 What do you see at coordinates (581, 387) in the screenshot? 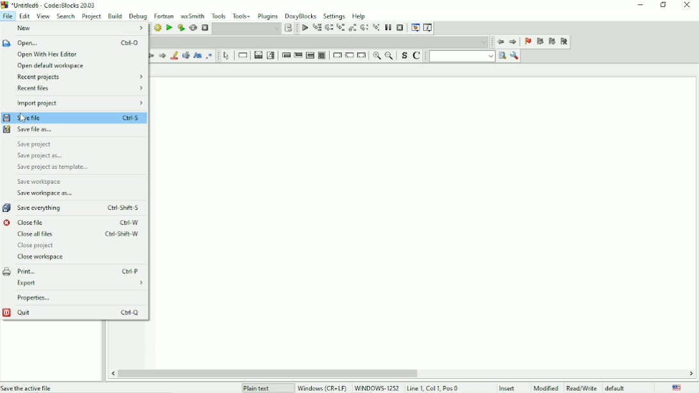
I see `Read/Write` at bounding box center [581, 387].